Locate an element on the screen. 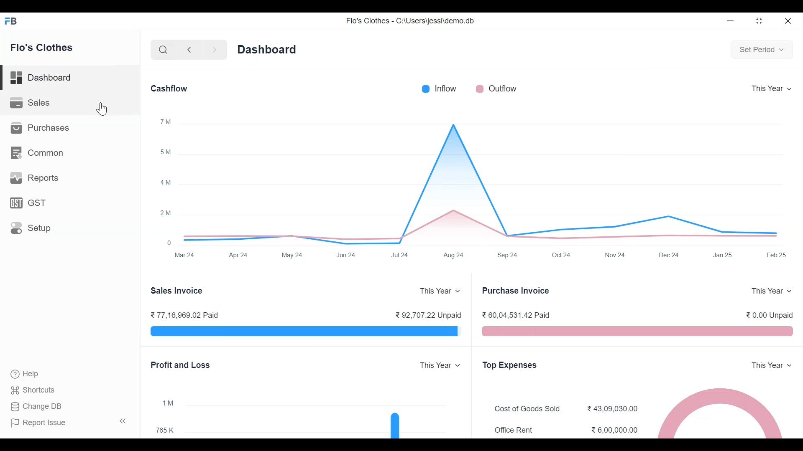 Image resolution: width=803 pixels, height=451 pixels. ™ is located at coordinates (166, 122).